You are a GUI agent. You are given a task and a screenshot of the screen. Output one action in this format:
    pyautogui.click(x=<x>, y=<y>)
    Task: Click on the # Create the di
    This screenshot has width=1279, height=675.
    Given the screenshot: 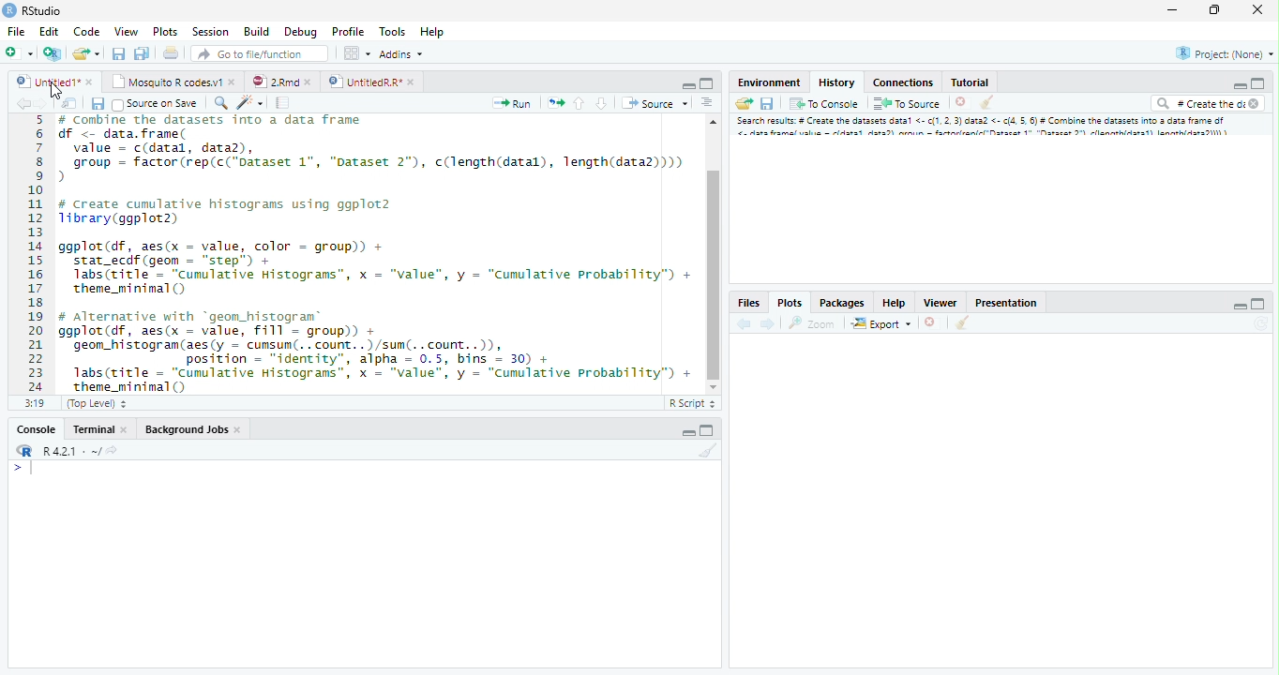 What is the action you would take?
    pyautogui.click(x=1206, y=105)
    